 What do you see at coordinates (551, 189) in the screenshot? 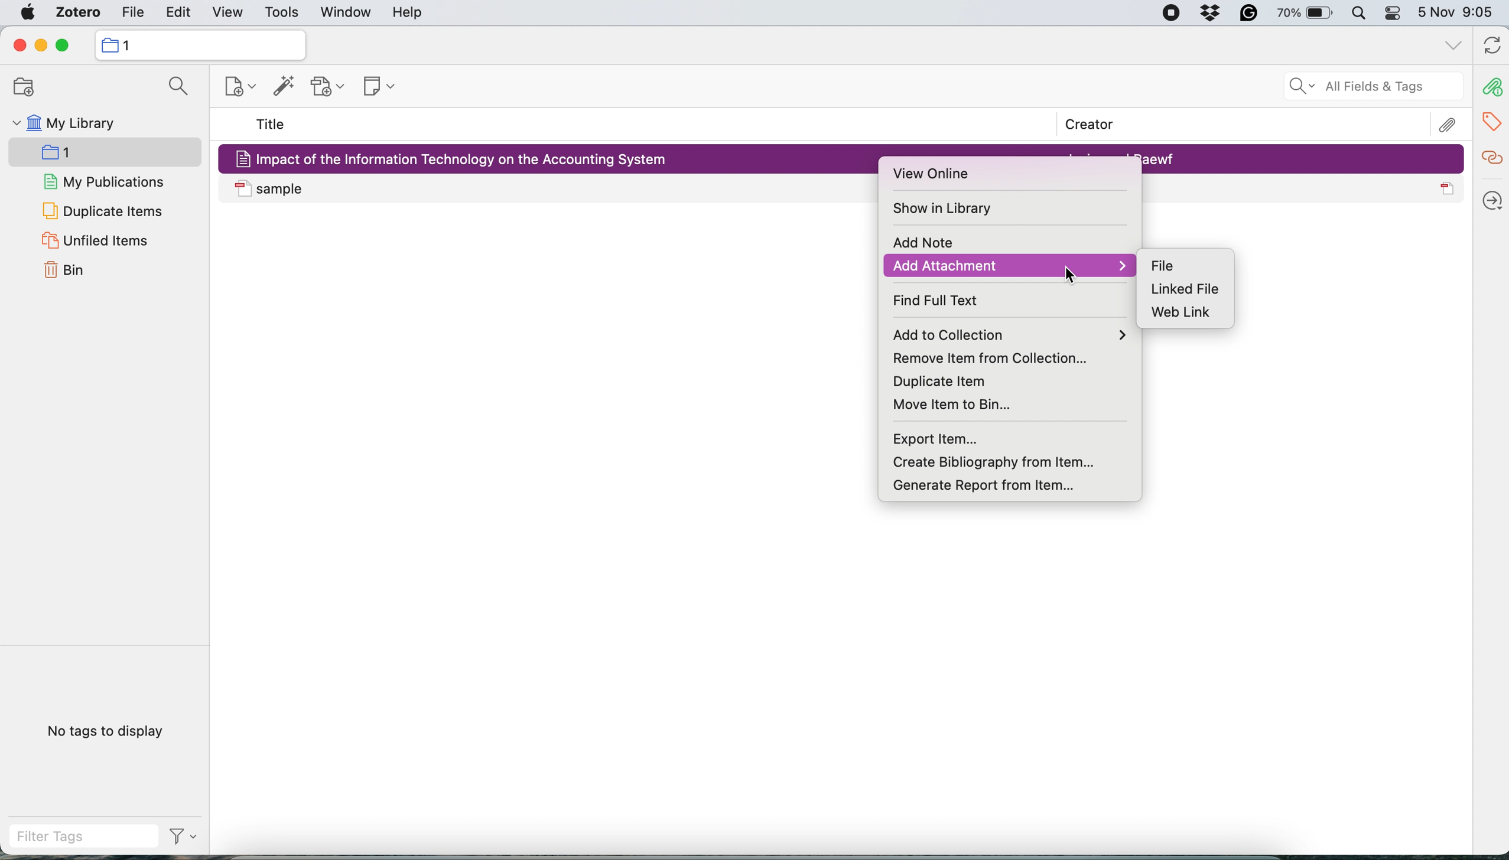
I see `sample` at bounding box center [551, 189].